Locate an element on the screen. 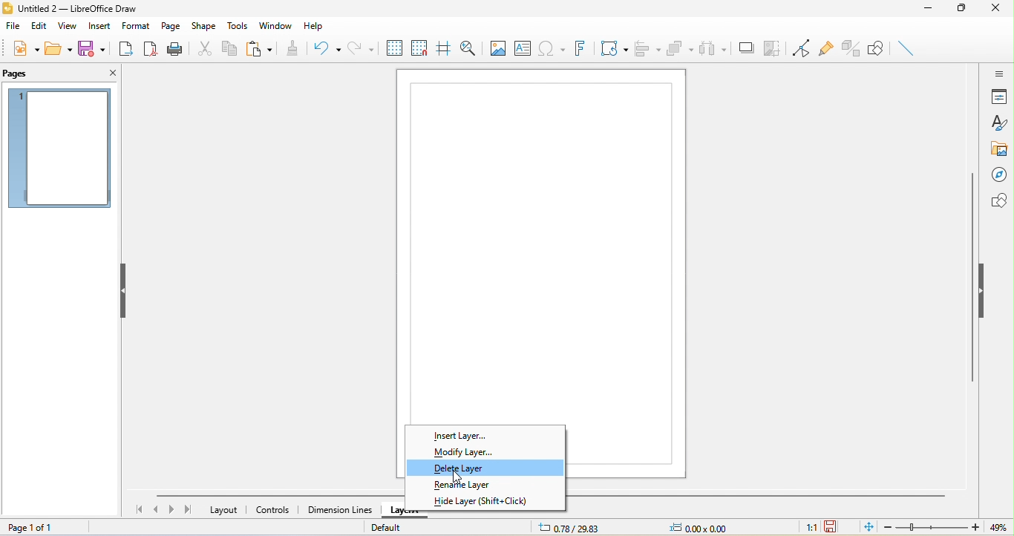 The image size is (1014, 536). shapes is located at coordinates (996, 200).